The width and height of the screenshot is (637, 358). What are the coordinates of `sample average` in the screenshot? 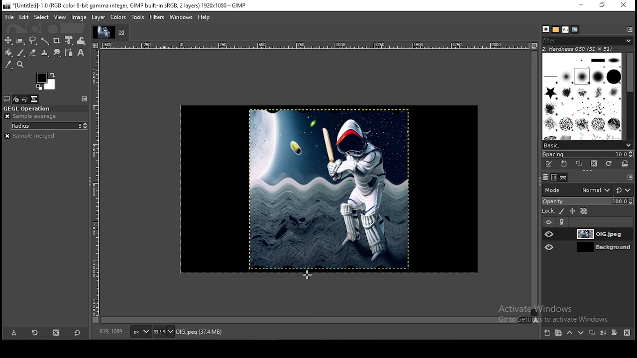 It's located at (32, 116).